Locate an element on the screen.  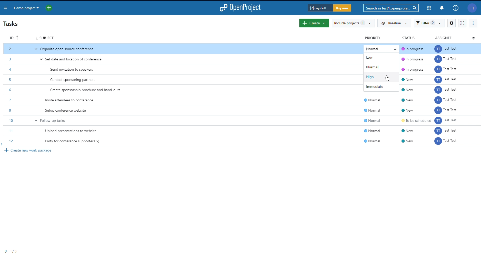
Cursor is located at coordinates (388, 77).